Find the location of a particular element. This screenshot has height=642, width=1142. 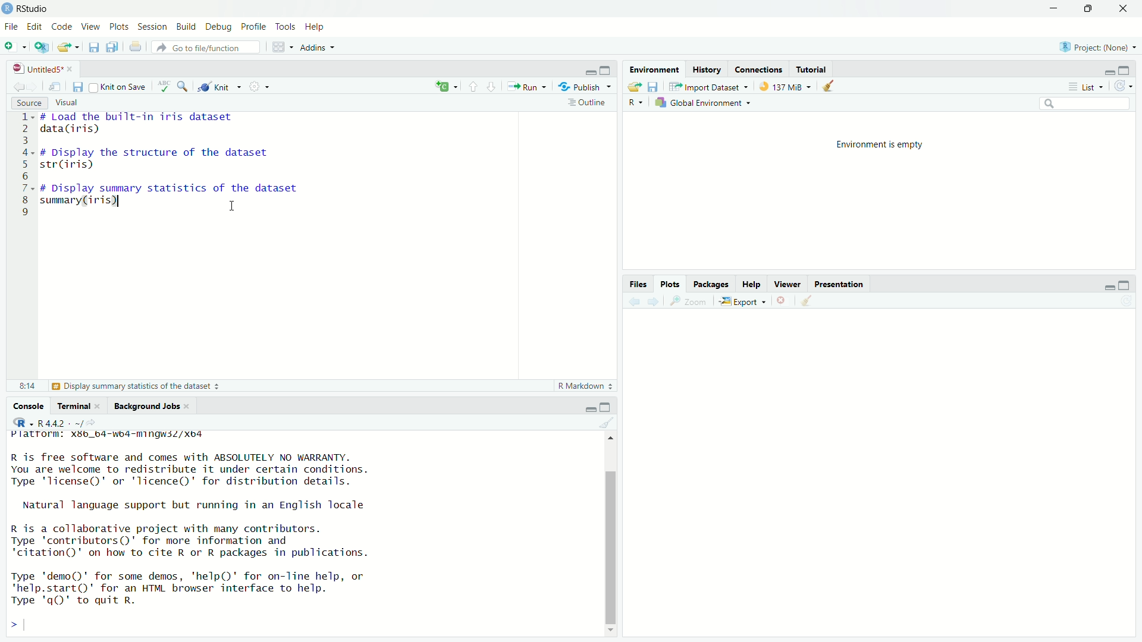

Source is located at coordinates (30, 103).